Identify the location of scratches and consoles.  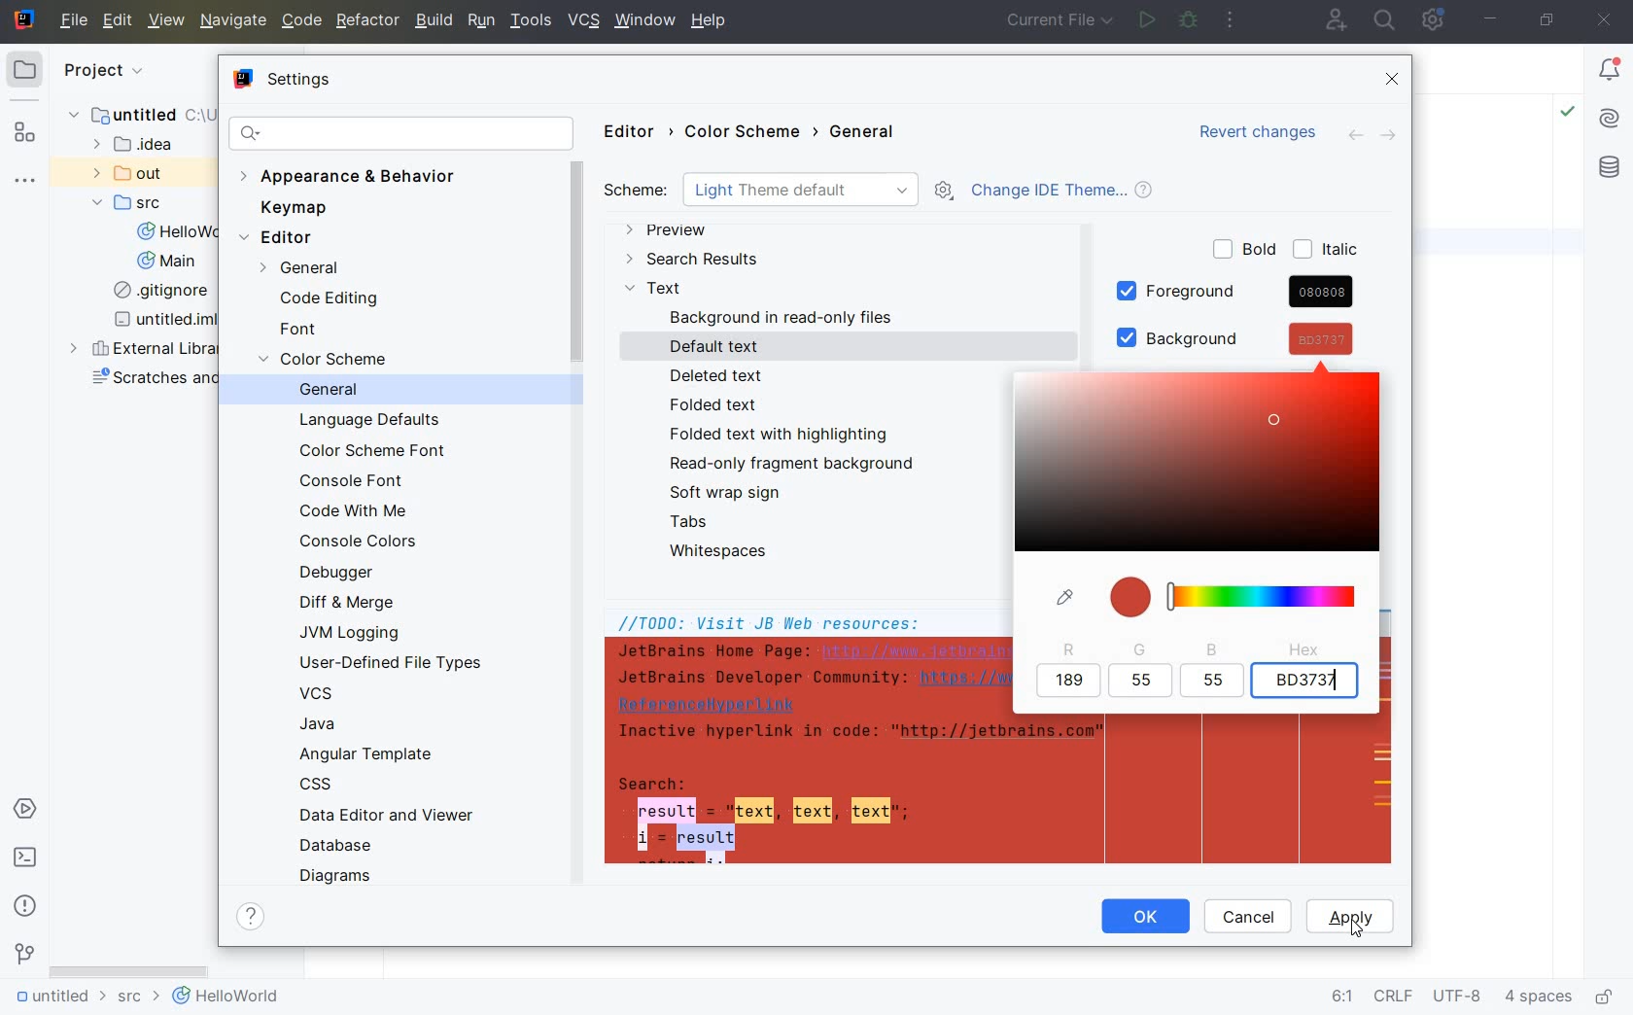
(154, 381).